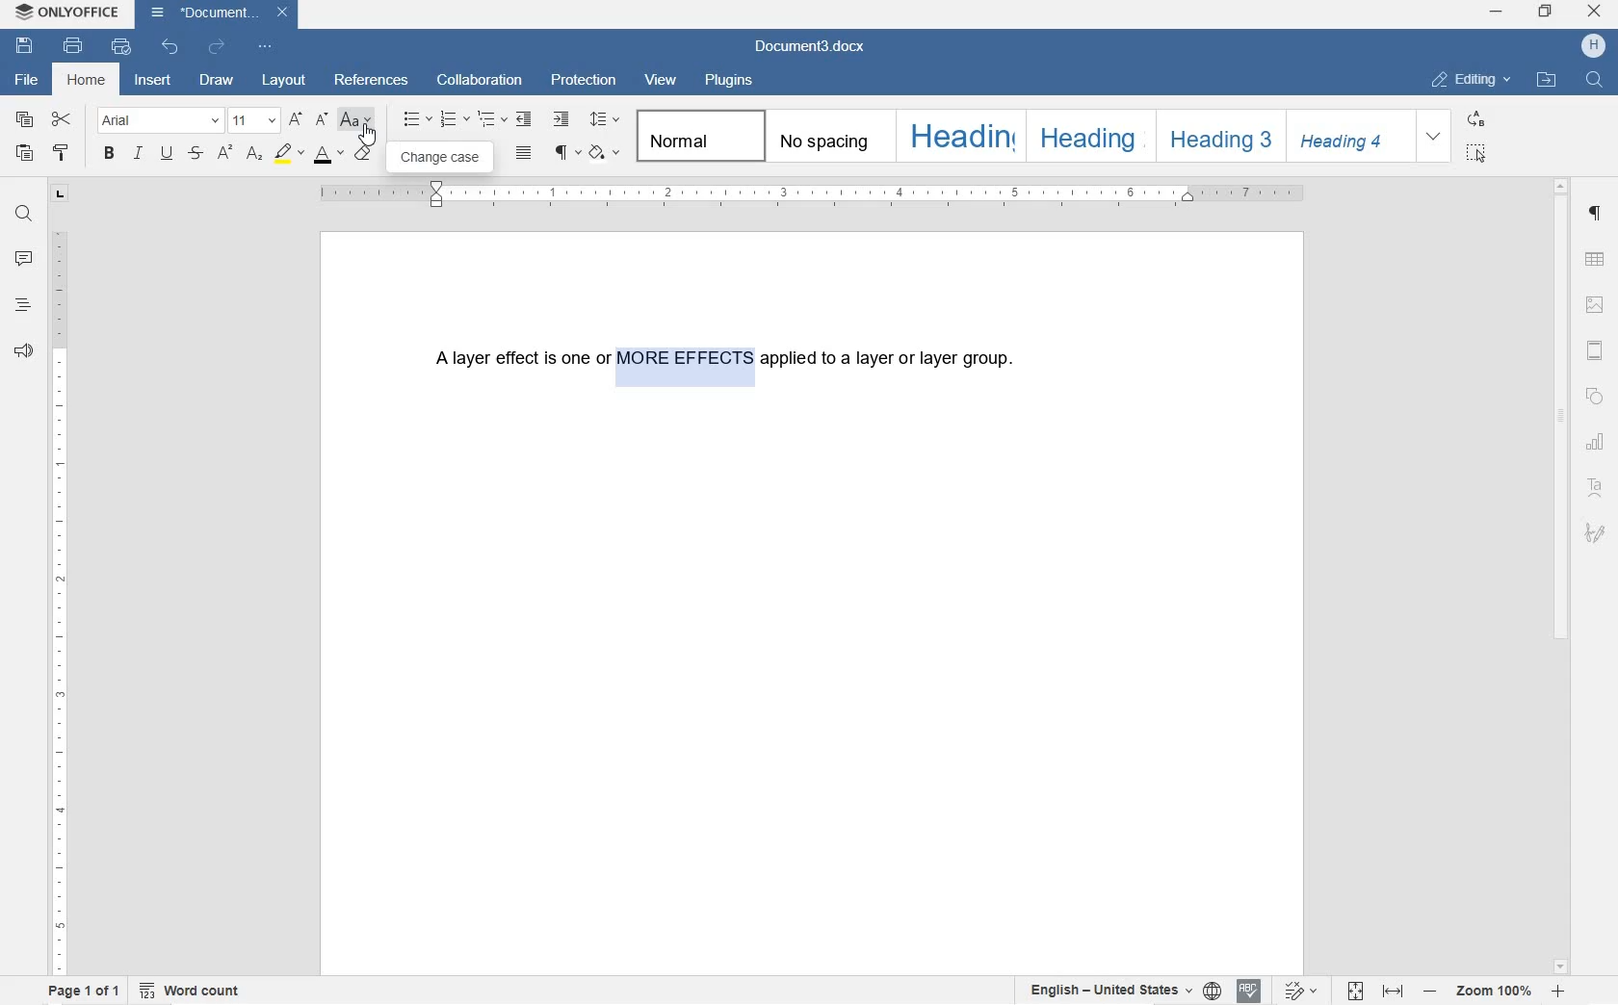 The width and height of the screenshot is (1618, 1005). Describe the element at coordinates (1561, 576) in the screenshot. I see `SCROLLBAR` at that location.